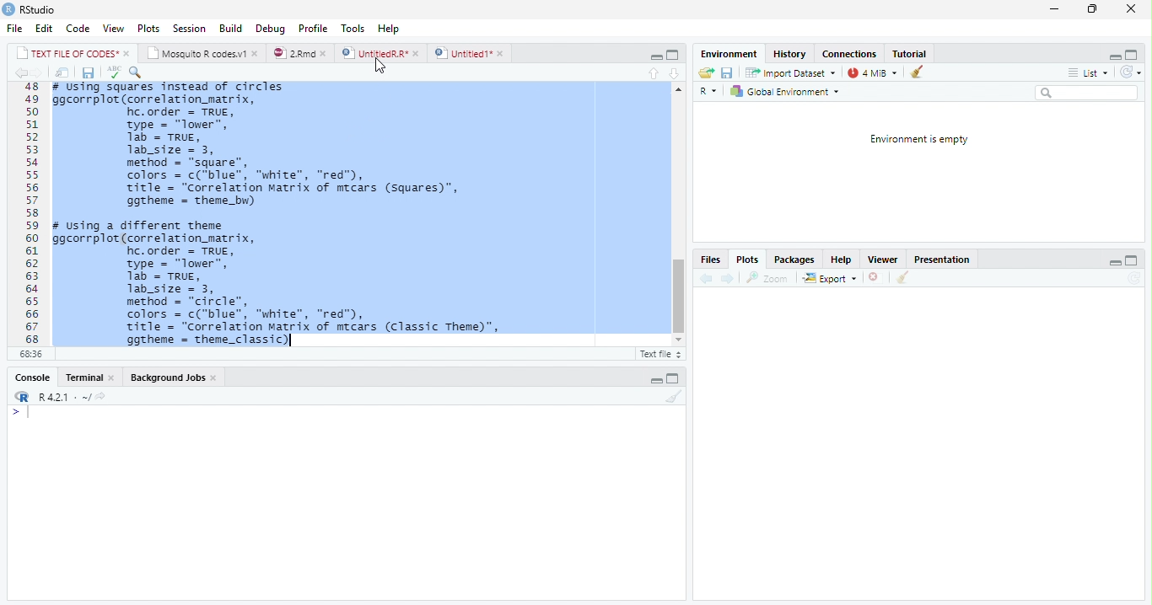  Describe the element at coordinates (918, 140) in the screenshot. I see `Environment is empty` at that location.